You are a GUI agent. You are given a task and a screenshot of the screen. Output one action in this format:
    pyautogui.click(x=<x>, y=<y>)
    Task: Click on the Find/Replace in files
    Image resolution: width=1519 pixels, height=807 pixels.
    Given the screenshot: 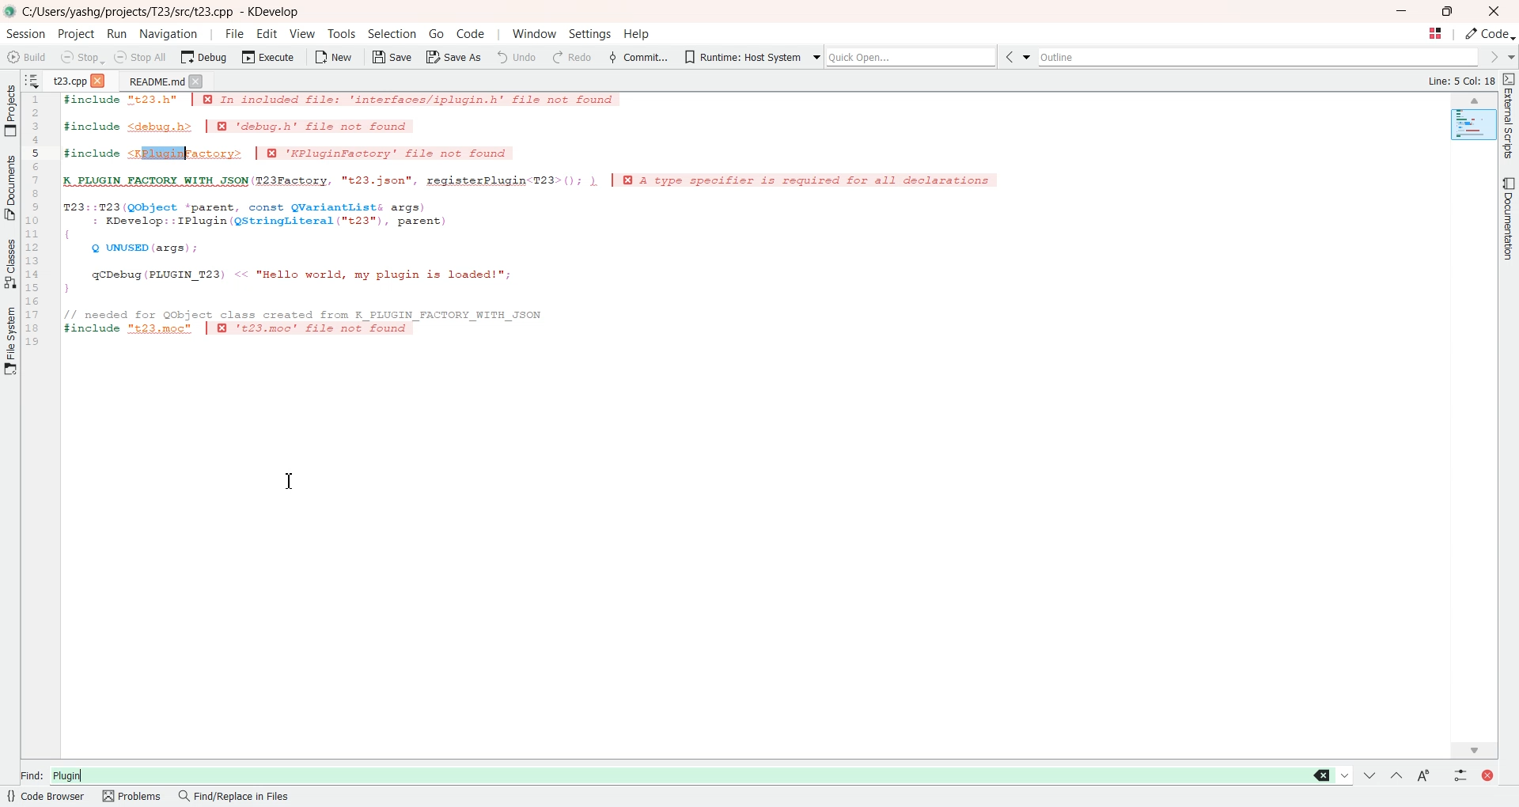 What is the action you would take?
    pyautogui.click(x=235, y=798)
    